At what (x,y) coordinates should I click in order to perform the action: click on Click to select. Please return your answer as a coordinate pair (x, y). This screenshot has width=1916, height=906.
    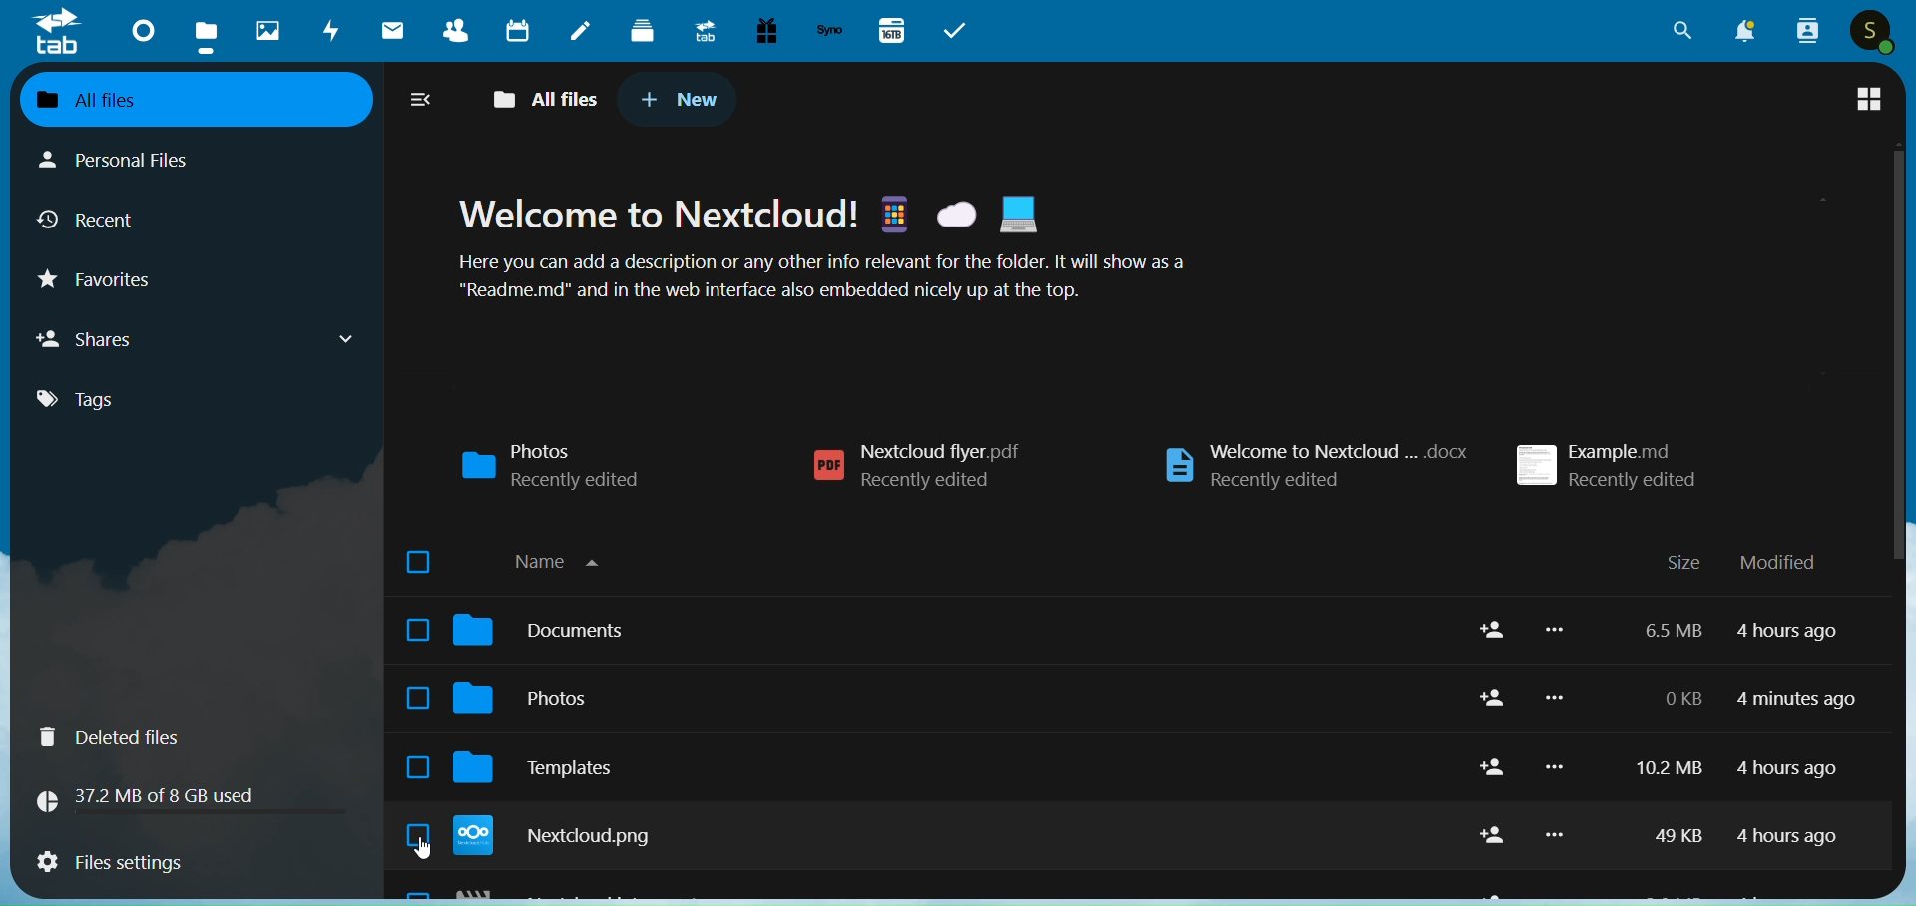
    Looking at the image, I should click on (418, 629).